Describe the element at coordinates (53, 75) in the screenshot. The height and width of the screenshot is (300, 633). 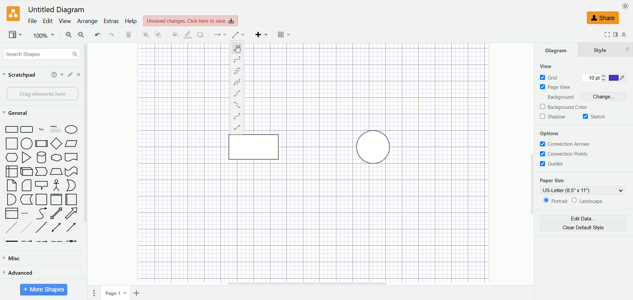
I see `help` at that location.